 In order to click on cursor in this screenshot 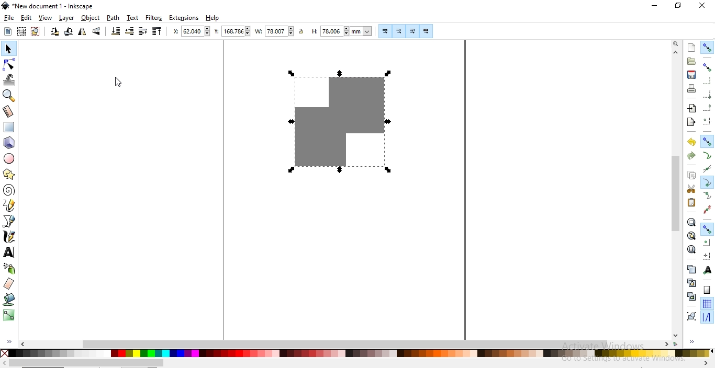, I will do `click(118, 83)`.